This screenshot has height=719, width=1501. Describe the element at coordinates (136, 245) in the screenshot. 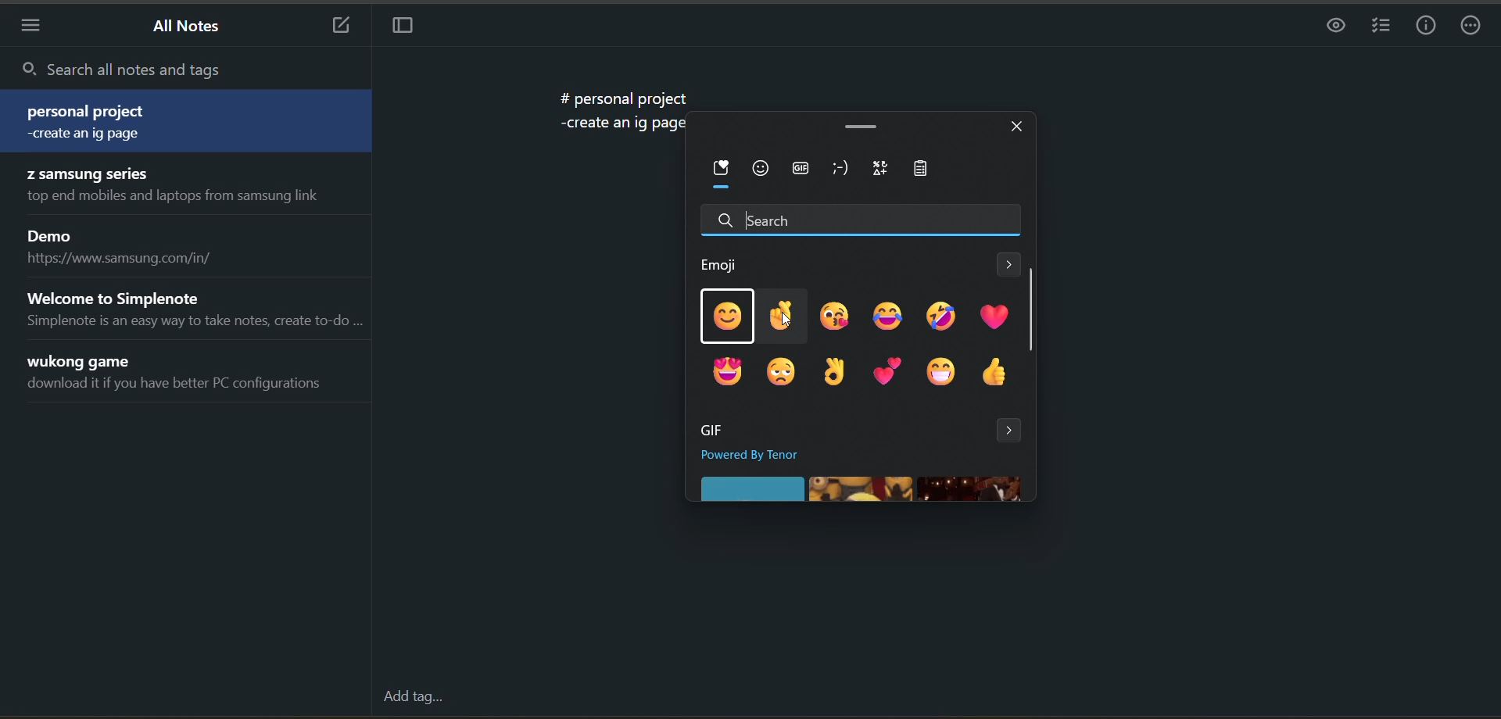

I see `note title and preview` at that location.